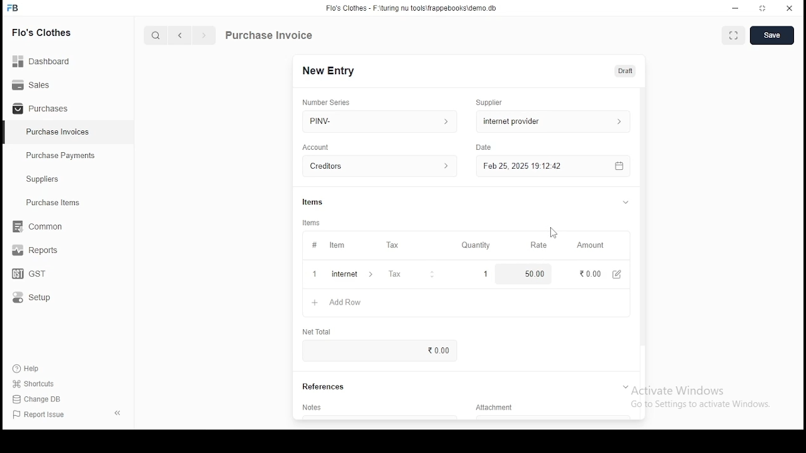  What do you see at coordinates (35, 84) in the screenshot?
I see `Sales` at bounding box center [35, 84].